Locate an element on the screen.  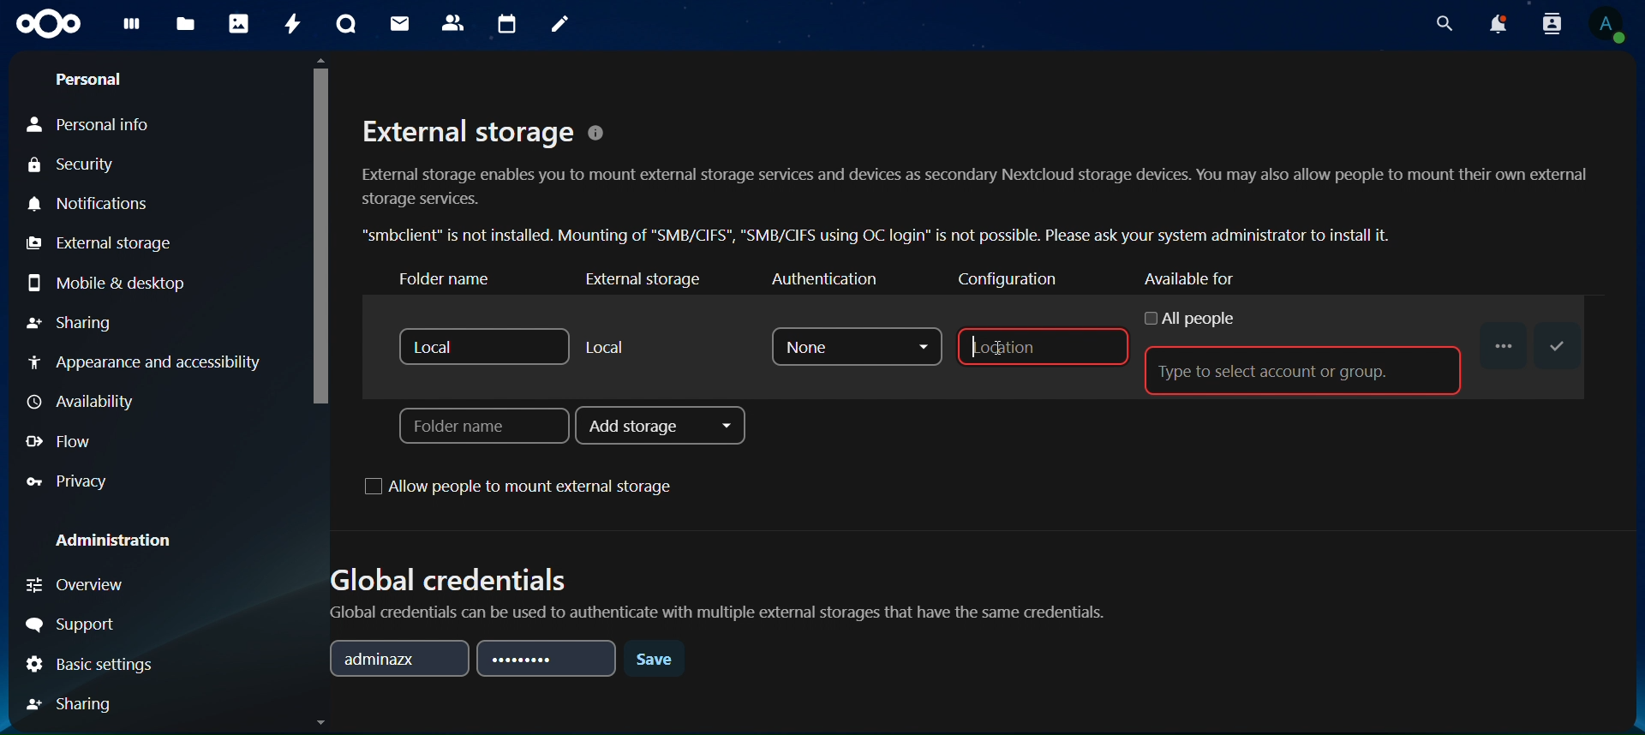
folder name is located at coordinates (462, 280).